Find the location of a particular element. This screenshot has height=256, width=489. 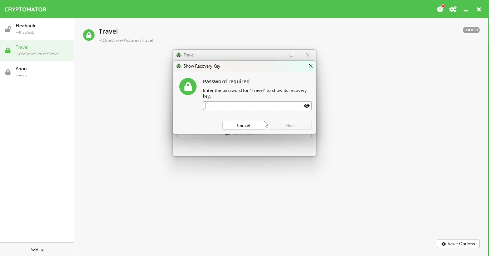

Locked is located at coordinates (468, 29).